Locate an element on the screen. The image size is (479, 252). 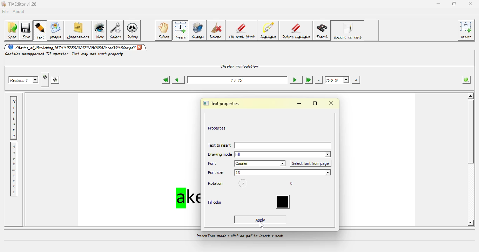
color is located at coordinates (283, 202).